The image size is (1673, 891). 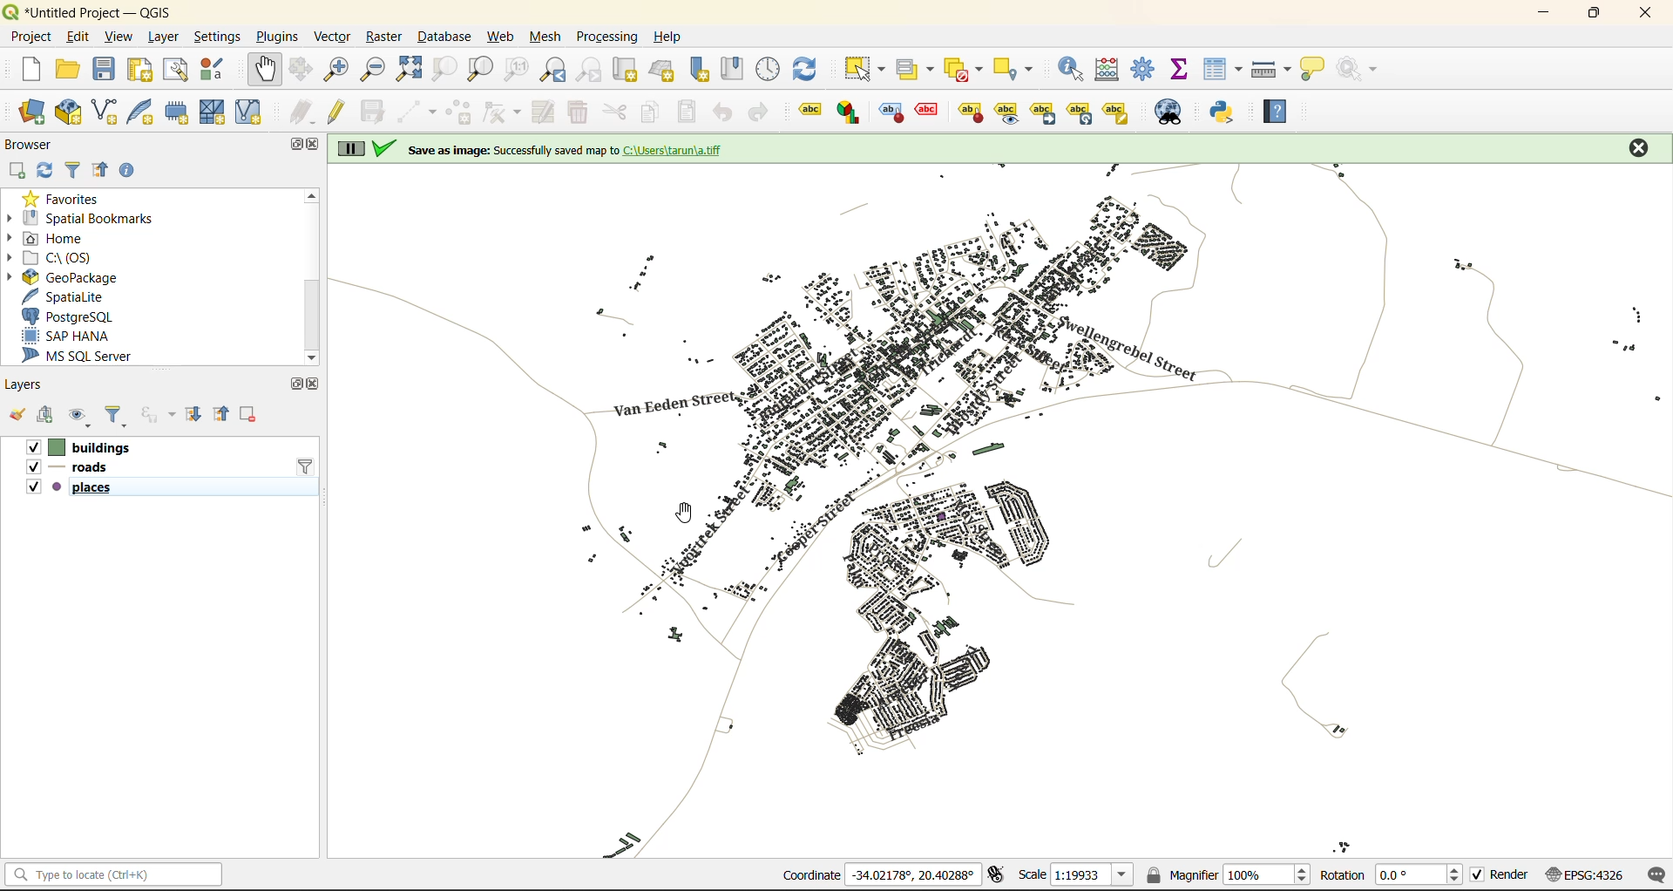 What do you see at coordinates (1071, 875) in the screenshot?
I see `scale` at bounding box center [1071, 875].